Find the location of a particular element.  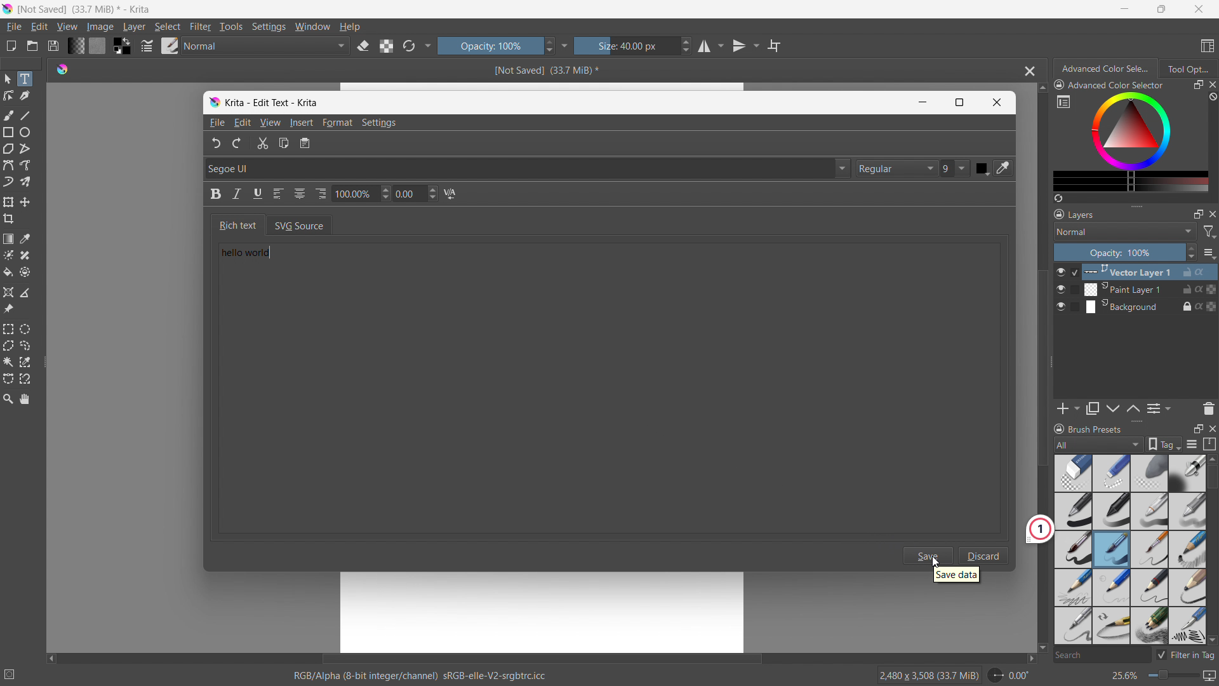

horizontal scrollbar is located at coordinates (541, 657).